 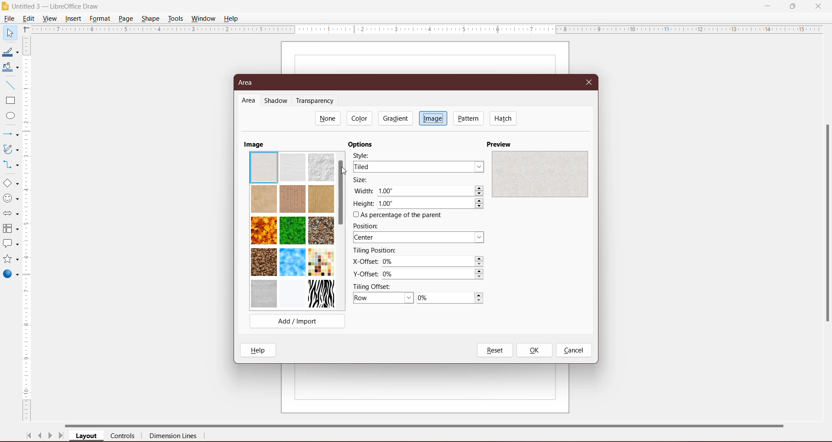 I want to click on Minimize, so click(x=768, y=5).